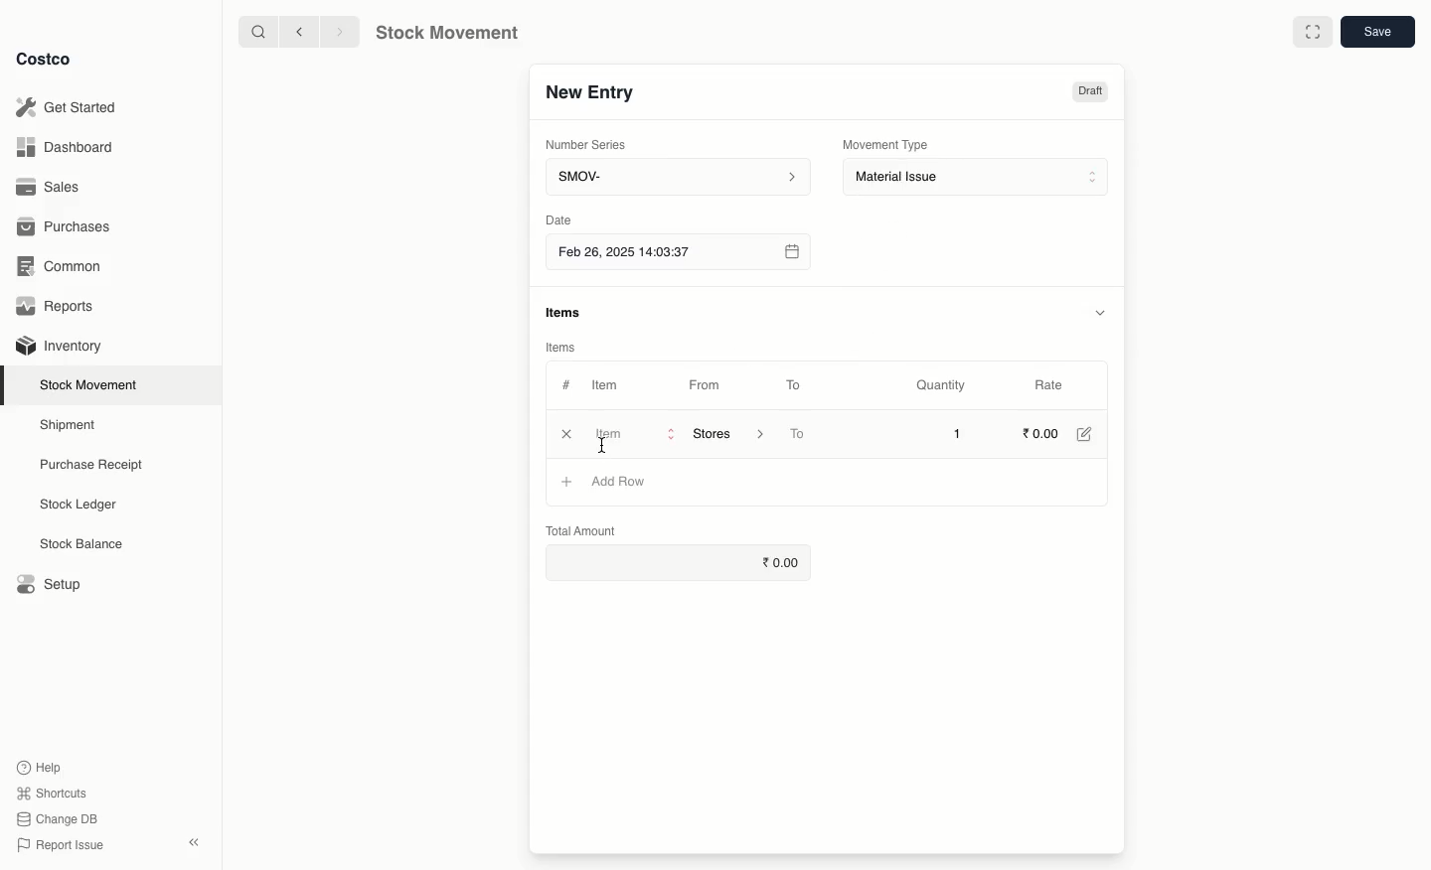  Describe the element at coordinates (60, 306) in the screenshot. I see `Reports` at that location.